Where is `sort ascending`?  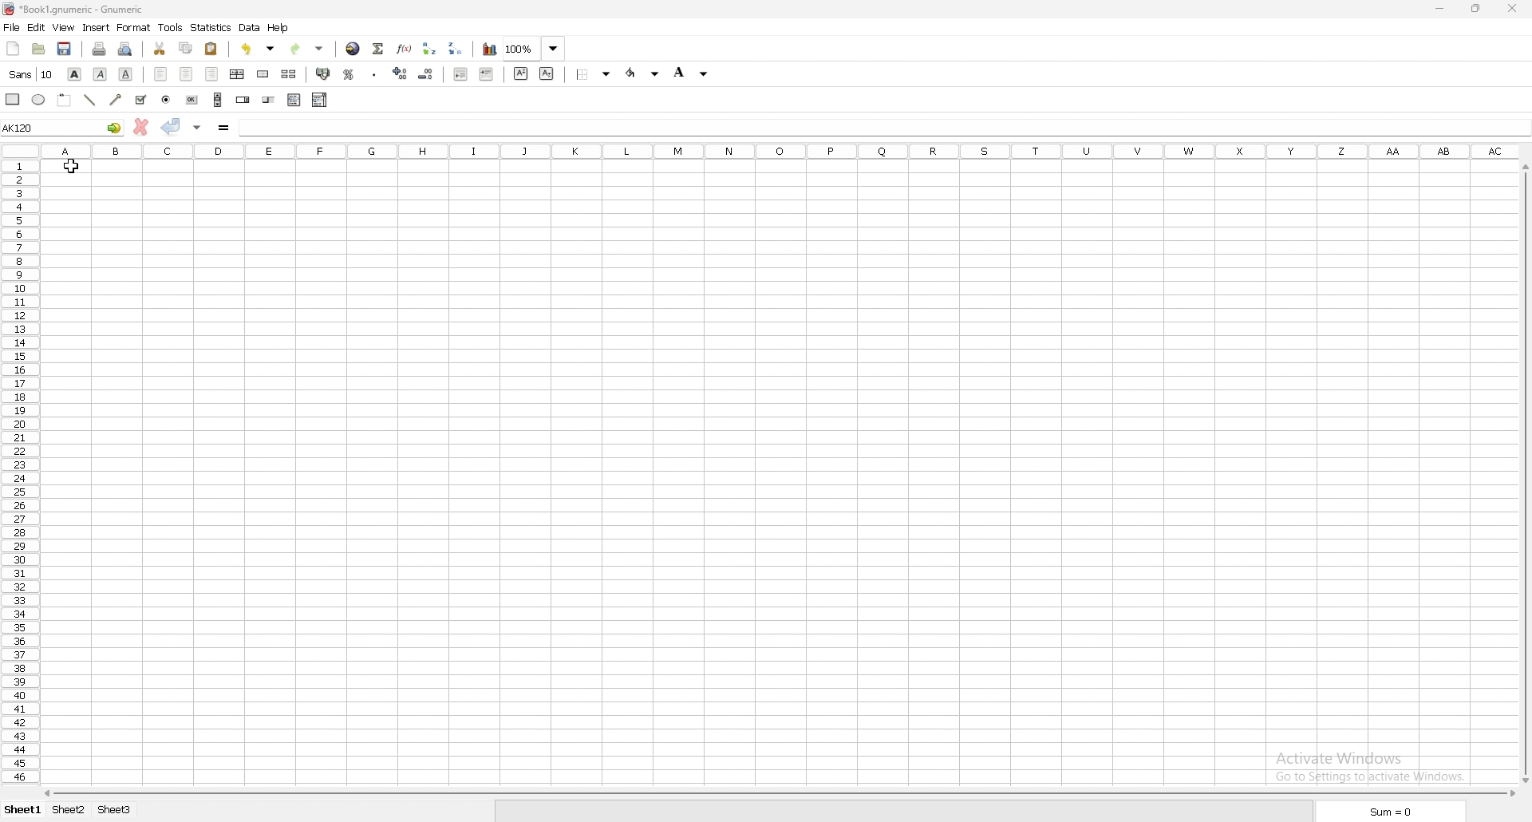
sort ascending is located at coordinates (426, 49).